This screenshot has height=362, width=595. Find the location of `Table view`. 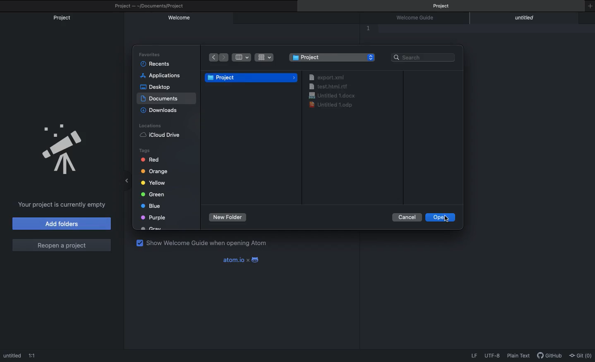

Table view is located at coordinates (241, 57).